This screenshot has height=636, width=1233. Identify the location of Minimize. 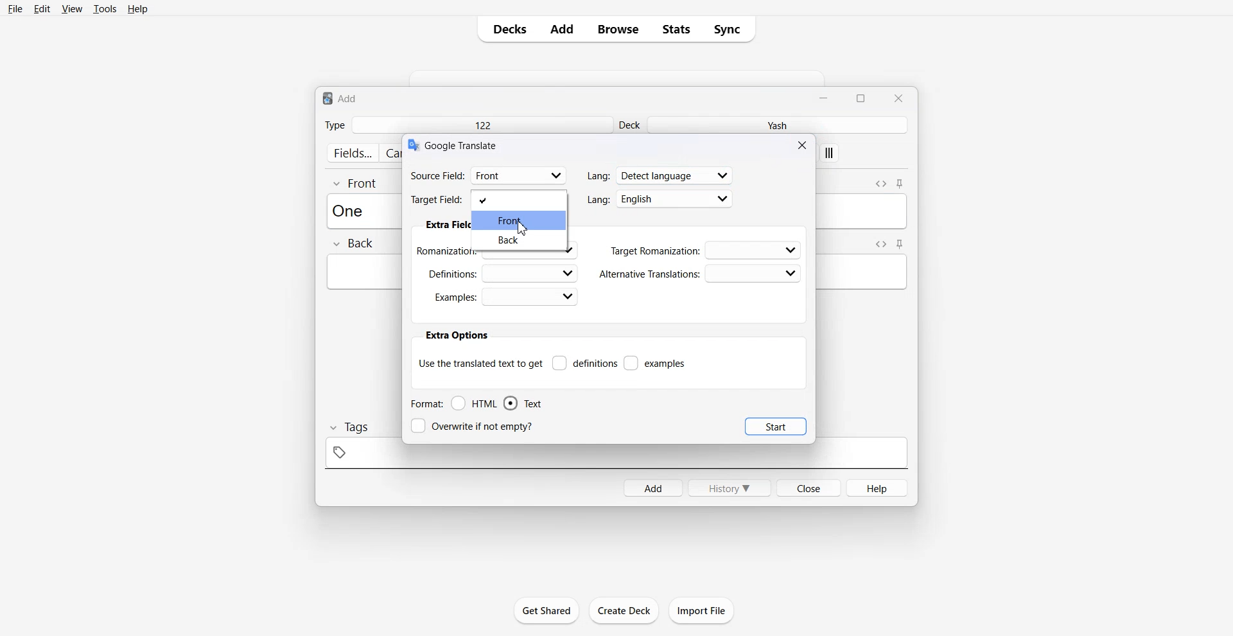
(825, 97).